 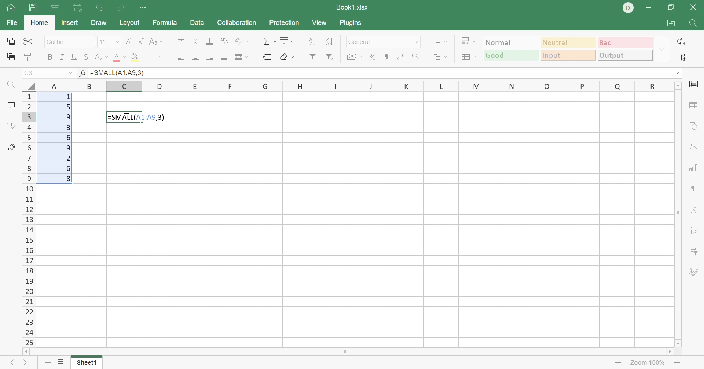 What do you see at coordinates (288, 57) in the screenshot?
I see `Clear style` at bounding box center [288, 57].